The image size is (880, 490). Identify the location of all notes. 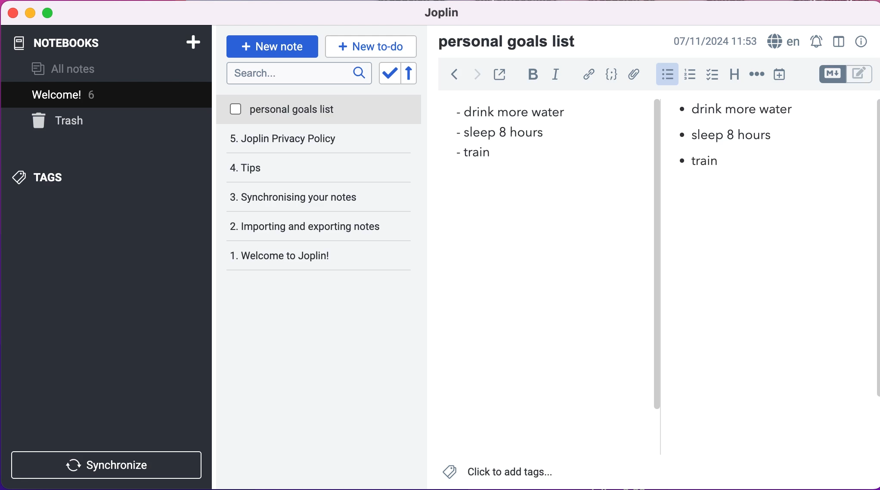
(69, 70).